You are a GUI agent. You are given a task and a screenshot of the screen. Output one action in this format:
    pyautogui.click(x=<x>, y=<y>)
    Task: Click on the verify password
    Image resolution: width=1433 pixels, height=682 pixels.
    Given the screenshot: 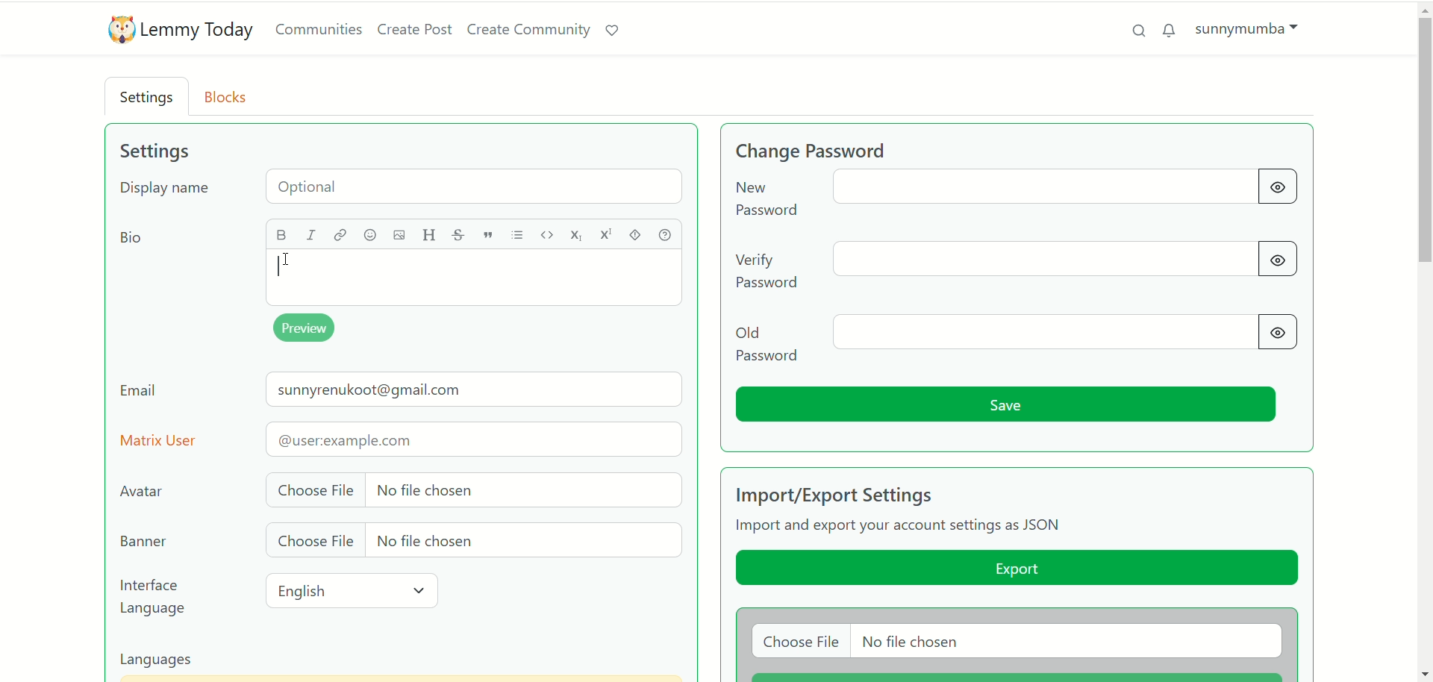 What is the action you would take?
    pyautogui.click(x=1020, y=263)
    